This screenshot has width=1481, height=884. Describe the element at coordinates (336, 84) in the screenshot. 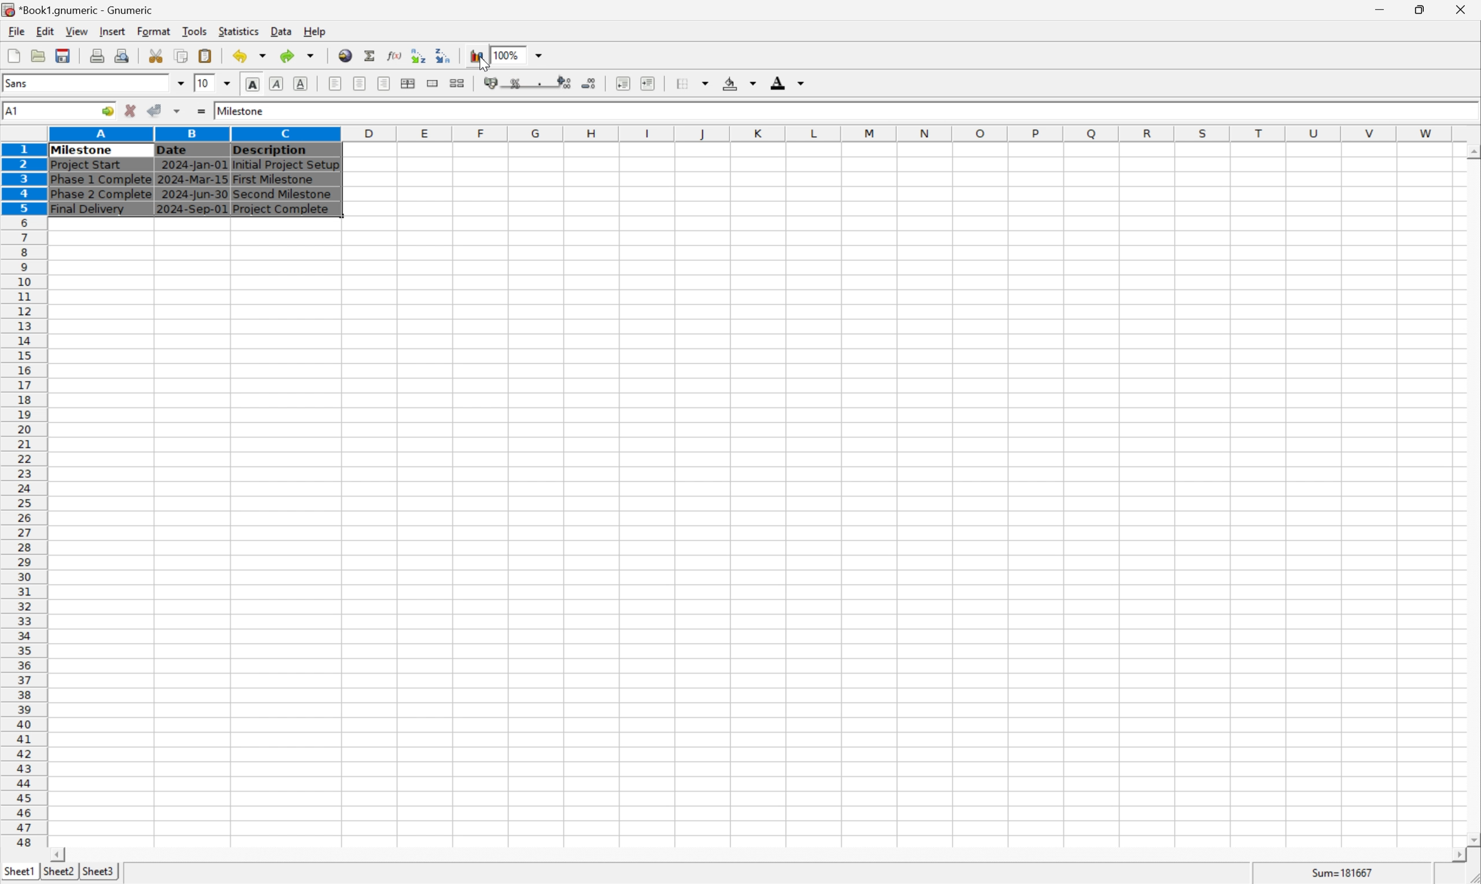

I see `align left` at that location.